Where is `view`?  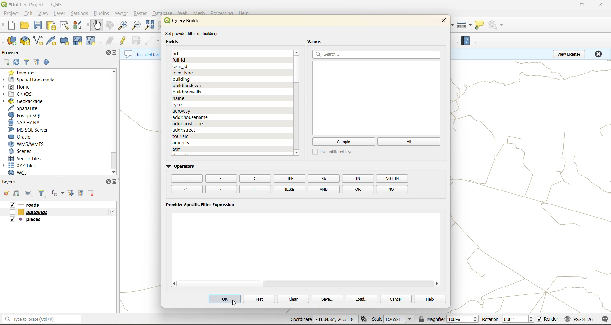 view is located at coordinates (43, 13).